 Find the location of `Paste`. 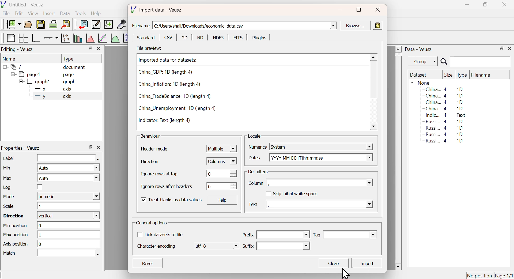

Paste is located at coordinates (377, 25).